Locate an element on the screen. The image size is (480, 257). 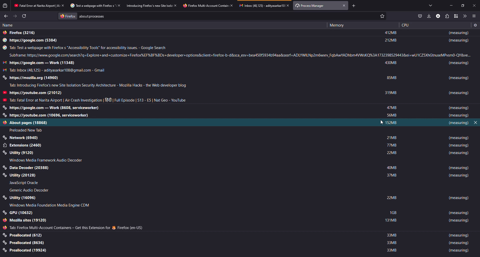
close is located at coordinates (120, 5).